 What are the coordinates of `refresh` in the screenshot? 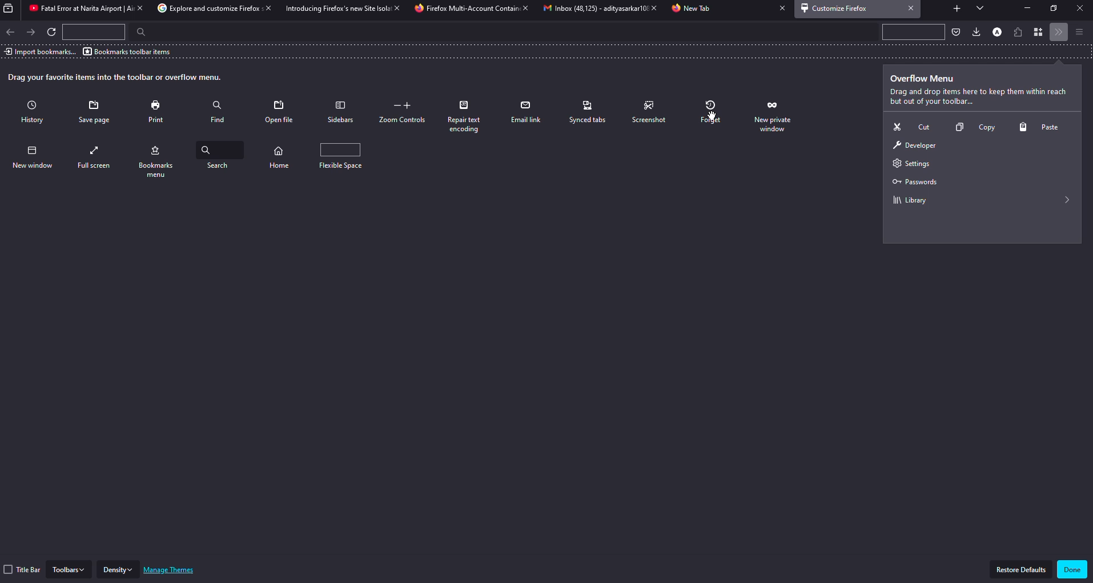 It's located at (53, 33).